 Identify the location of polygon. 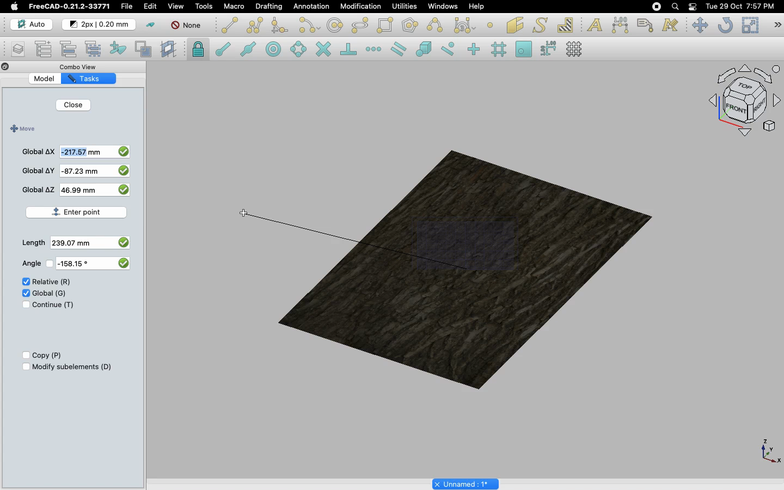
(360, 26).